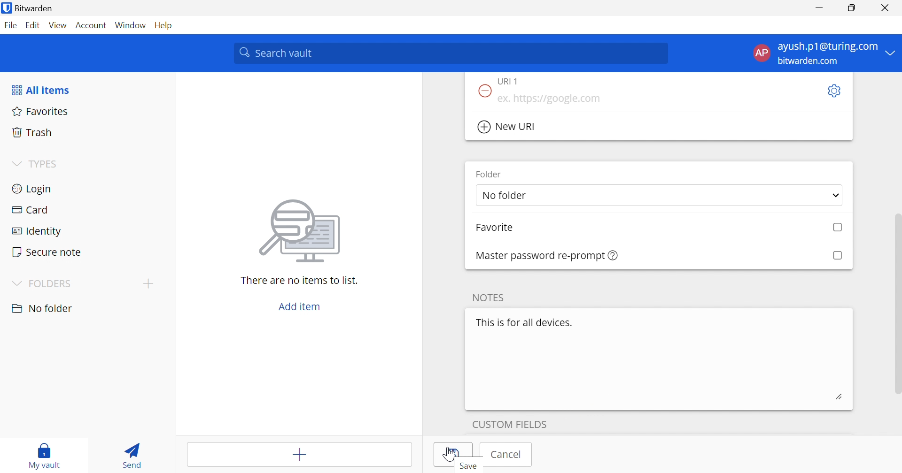 The height and width of the screenshot is (473, 902). I want to click on Login, so click(33, 188).